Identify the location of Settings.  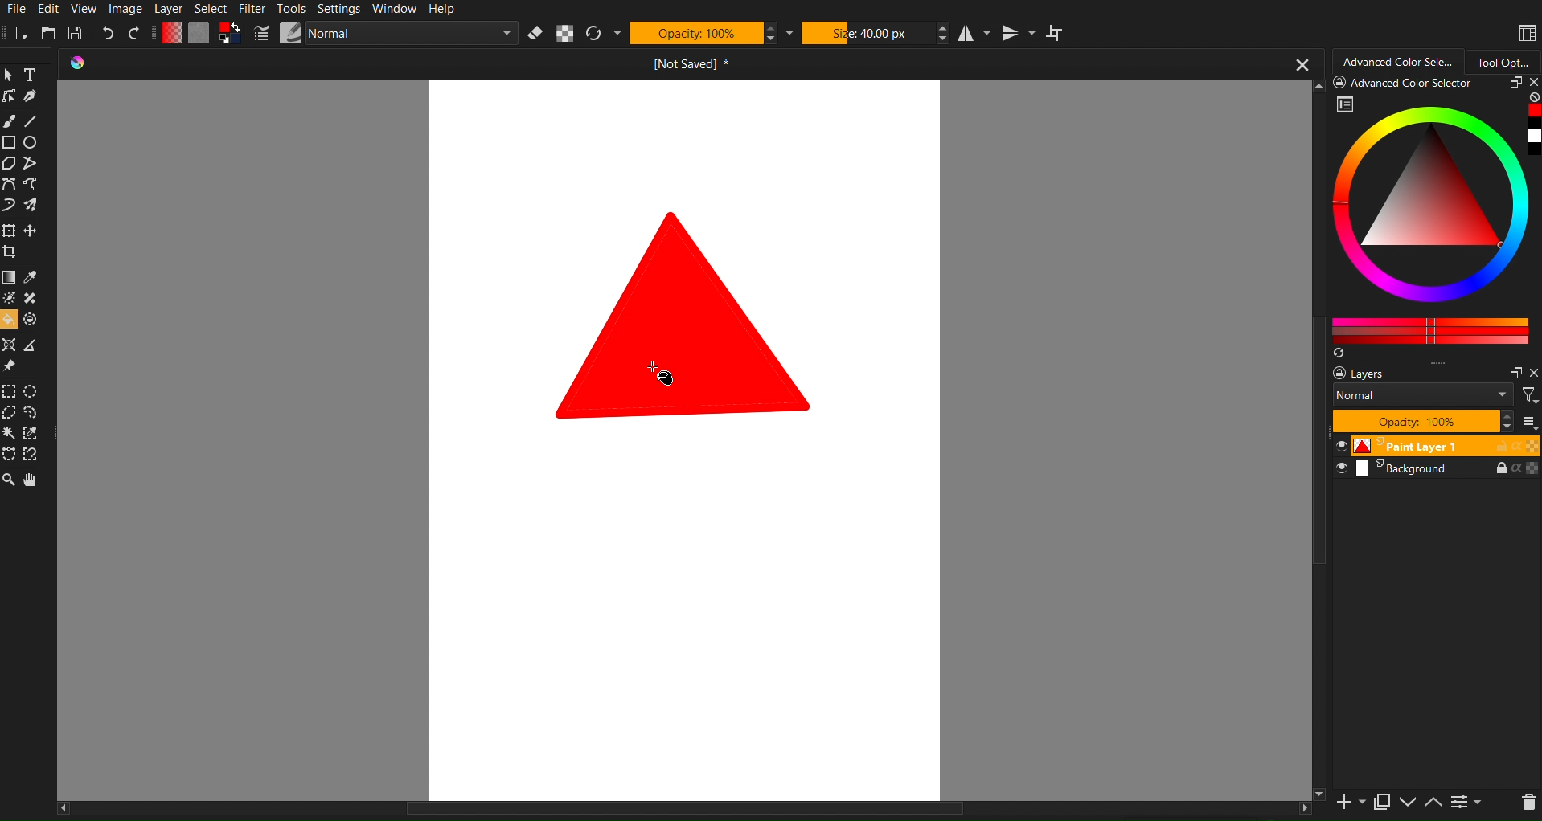
(338, 10).